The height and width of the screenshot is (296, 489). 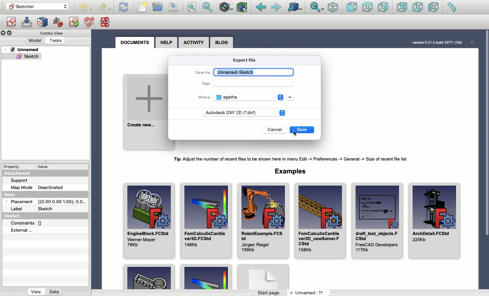 I want to click on Examples, so click(x=290, y=171).